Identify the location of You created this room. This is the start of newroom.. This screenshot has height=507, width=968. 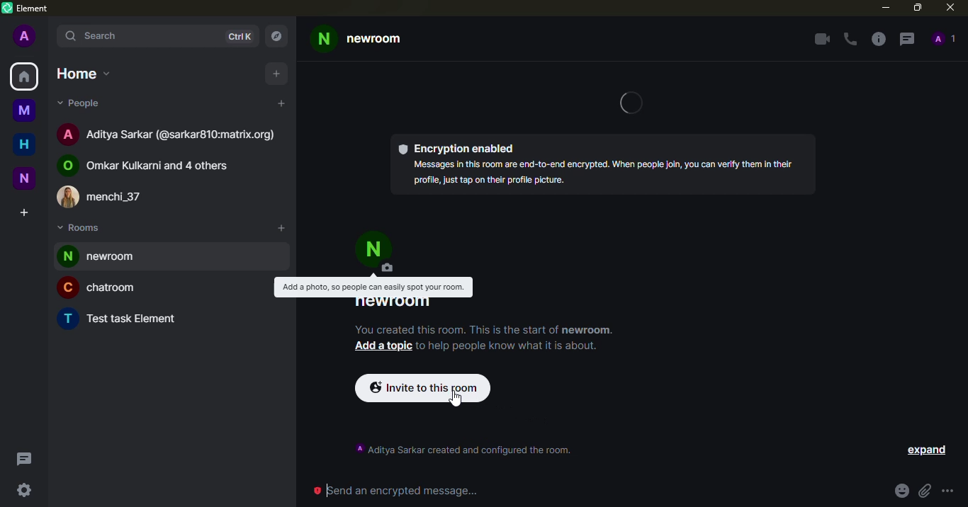
(482, 330).